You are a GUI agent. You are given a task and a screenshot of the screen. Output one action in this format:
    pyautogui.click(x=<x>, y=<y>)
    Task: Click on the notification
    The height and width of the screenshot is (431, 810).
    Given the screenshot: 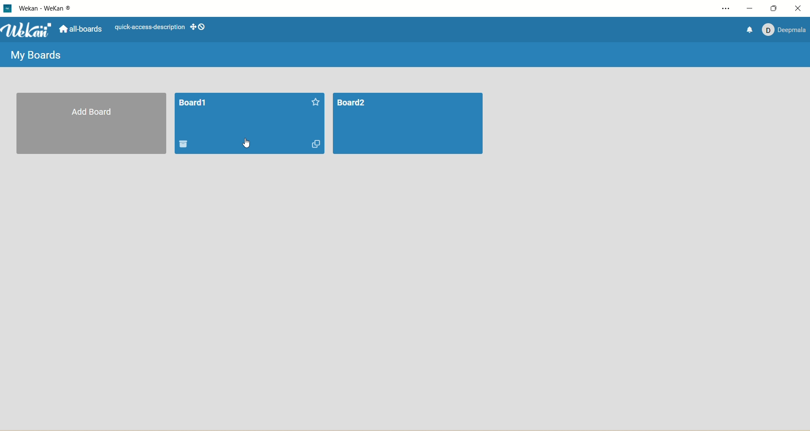 What is the action you would take?
    pyautogui.click(x=746, y=29)
    